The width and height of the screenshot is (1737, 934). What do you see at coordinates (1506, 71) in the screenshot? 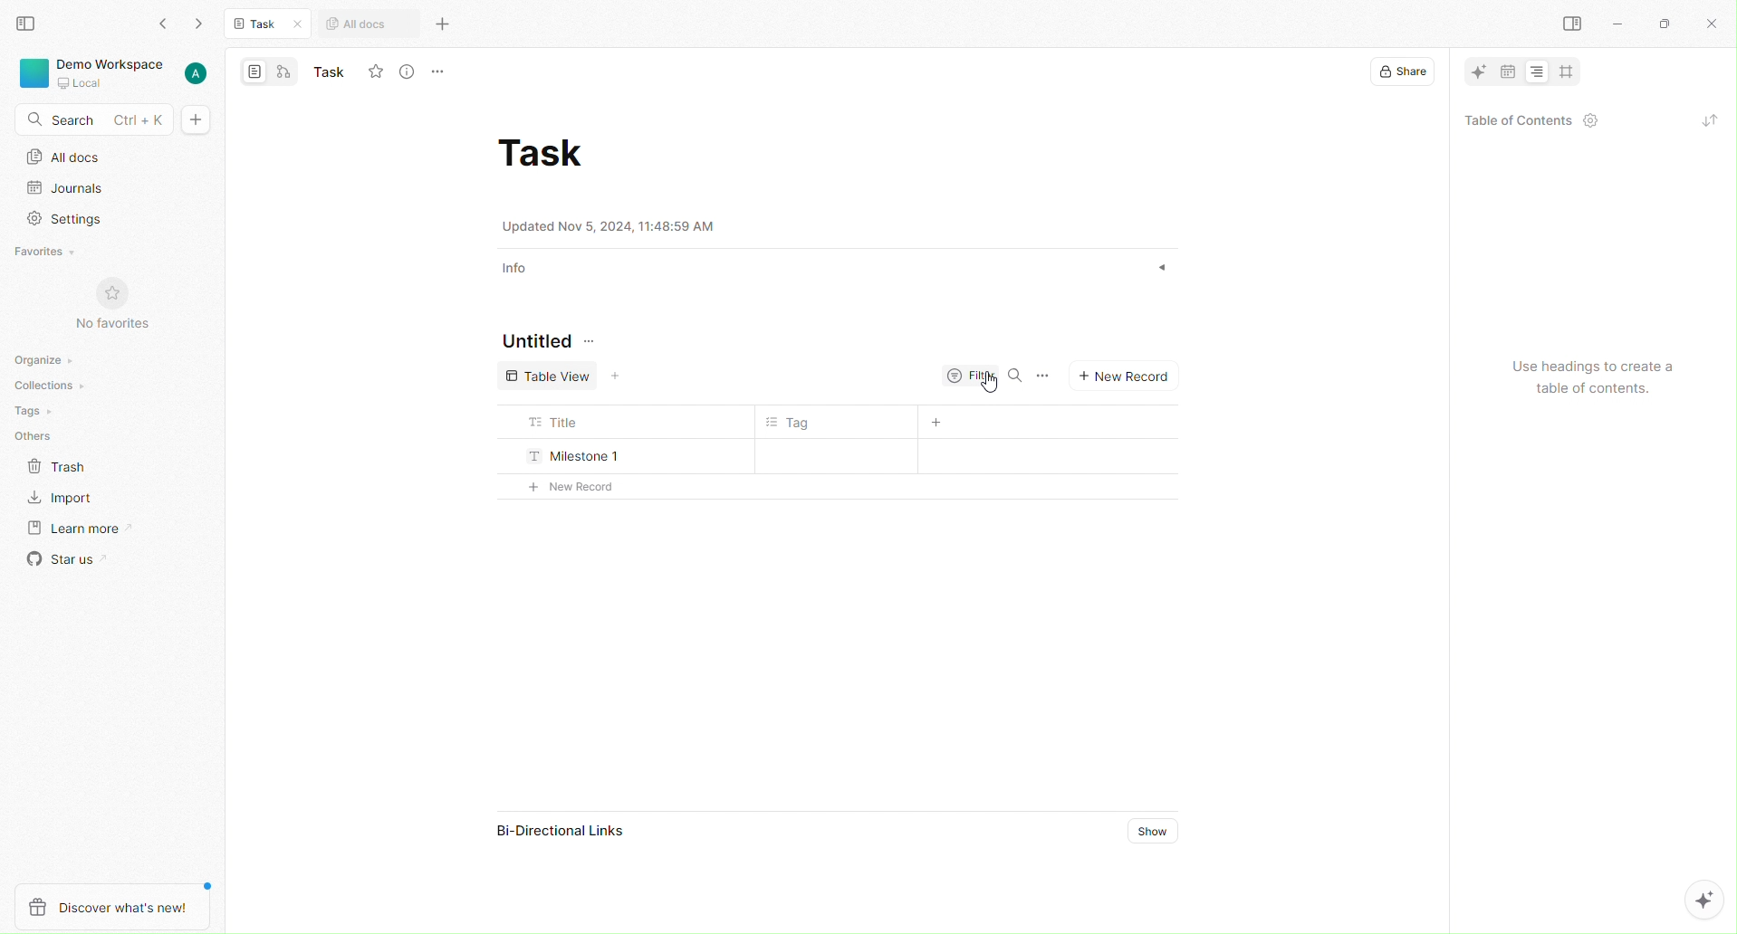
I see `date` at bounding box center [1506, 71].